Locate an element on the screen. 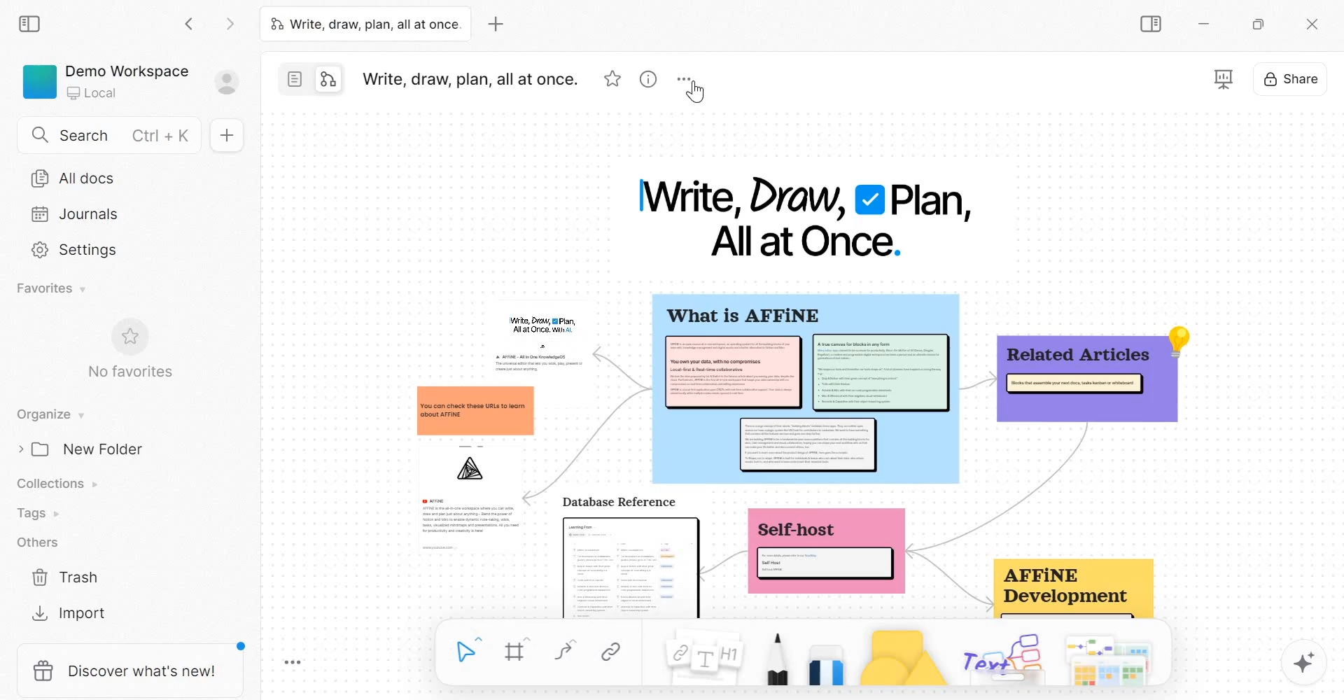 The image size is (1344, 700). Eraser is located at coordinates (827, 661).